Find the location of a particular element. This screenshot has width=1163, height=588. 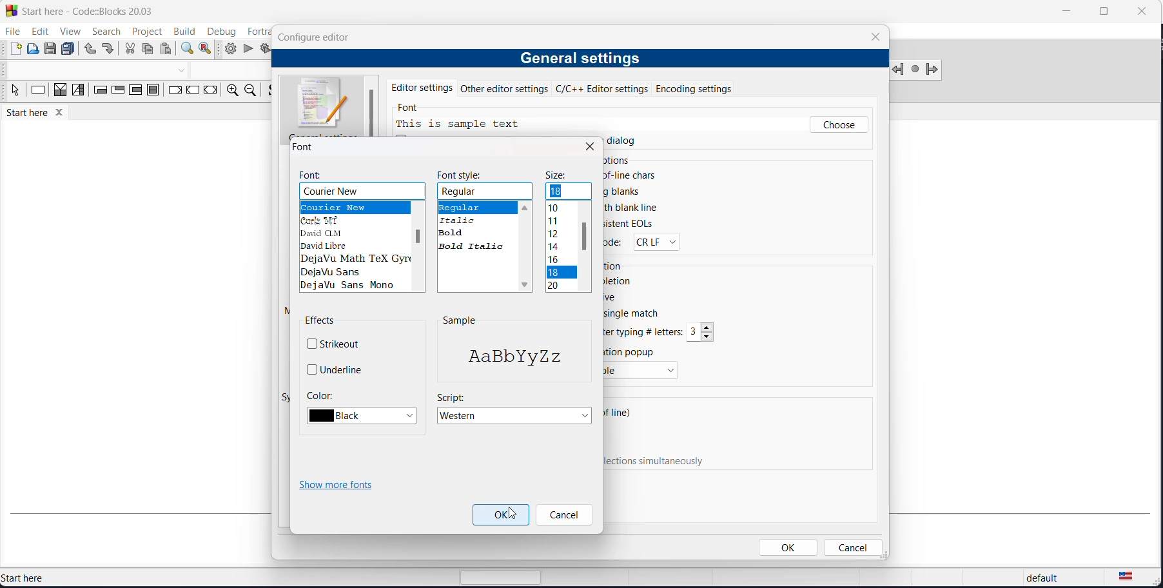

close is located at coordinates (589, 146).